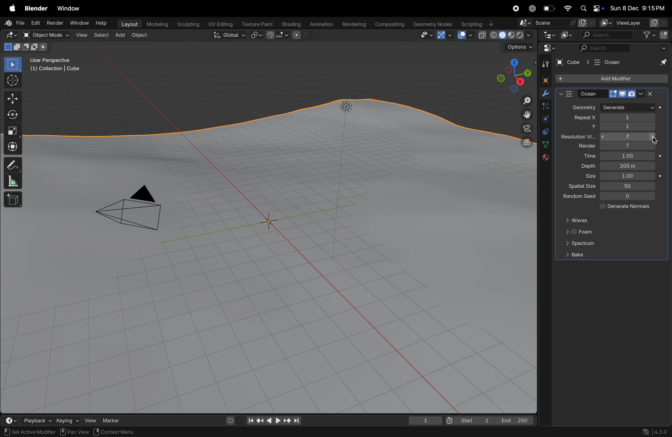 This screenshot has height=437, width=672. Describe the element at coordinates (274, 421) in the screenshot. I see `playbacks controls` at that location.